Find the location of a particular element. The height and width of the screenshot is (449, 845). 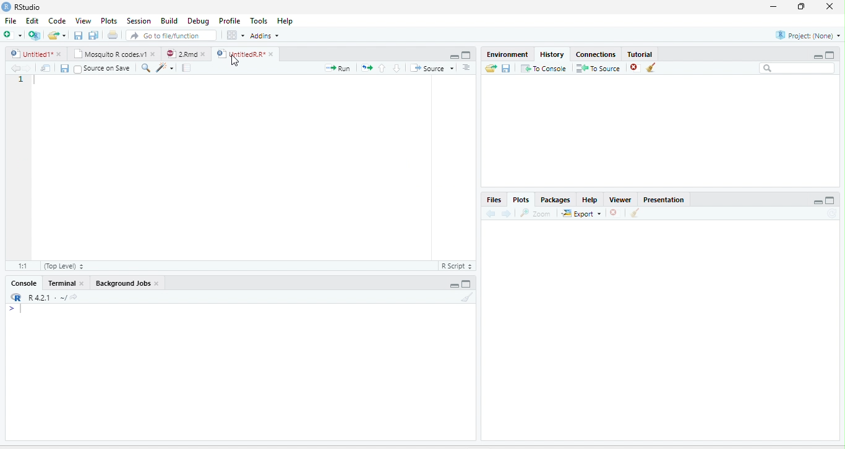

Remove the selected history entries is located at coordinates (635, 67).